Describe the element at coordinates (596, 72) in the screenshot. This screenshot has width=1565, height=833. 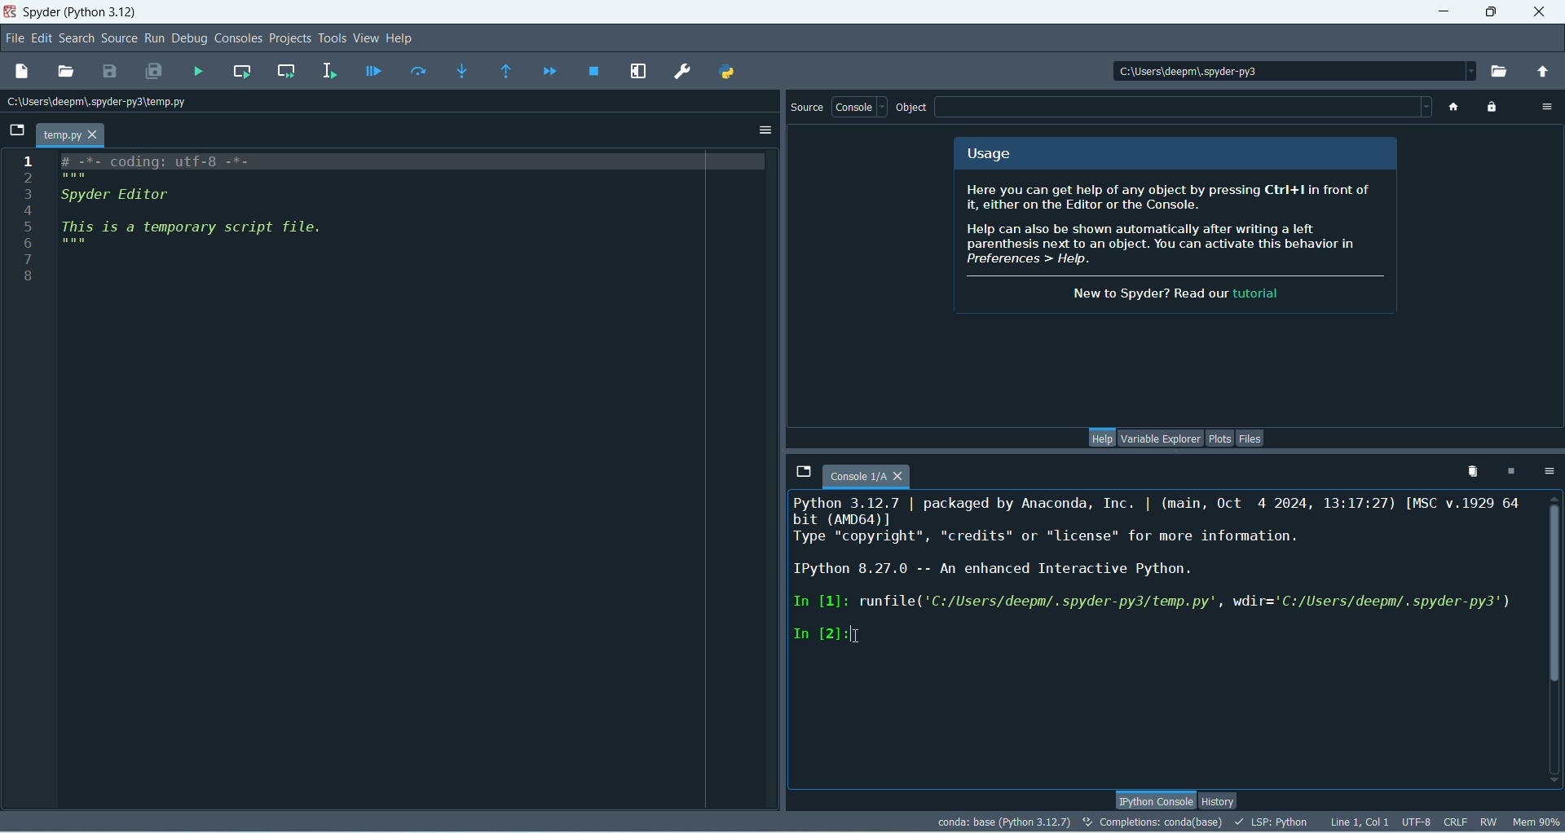
I see `stop debugging` at that location.